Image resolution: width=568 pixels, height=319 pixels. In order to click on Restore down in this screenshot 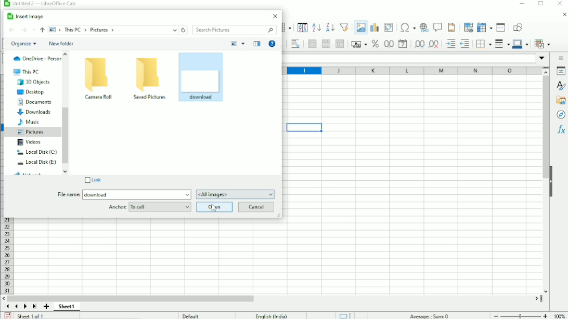, I will do `click(540, 4)`.